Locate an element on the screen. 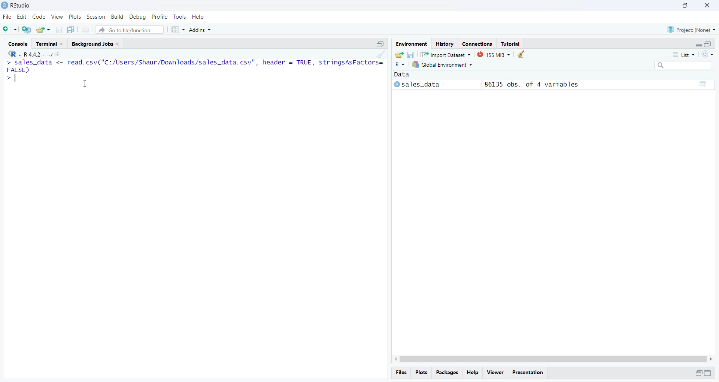 This screenshot has height=382, width=719. Global Environment is located at coordinates (443, 66).